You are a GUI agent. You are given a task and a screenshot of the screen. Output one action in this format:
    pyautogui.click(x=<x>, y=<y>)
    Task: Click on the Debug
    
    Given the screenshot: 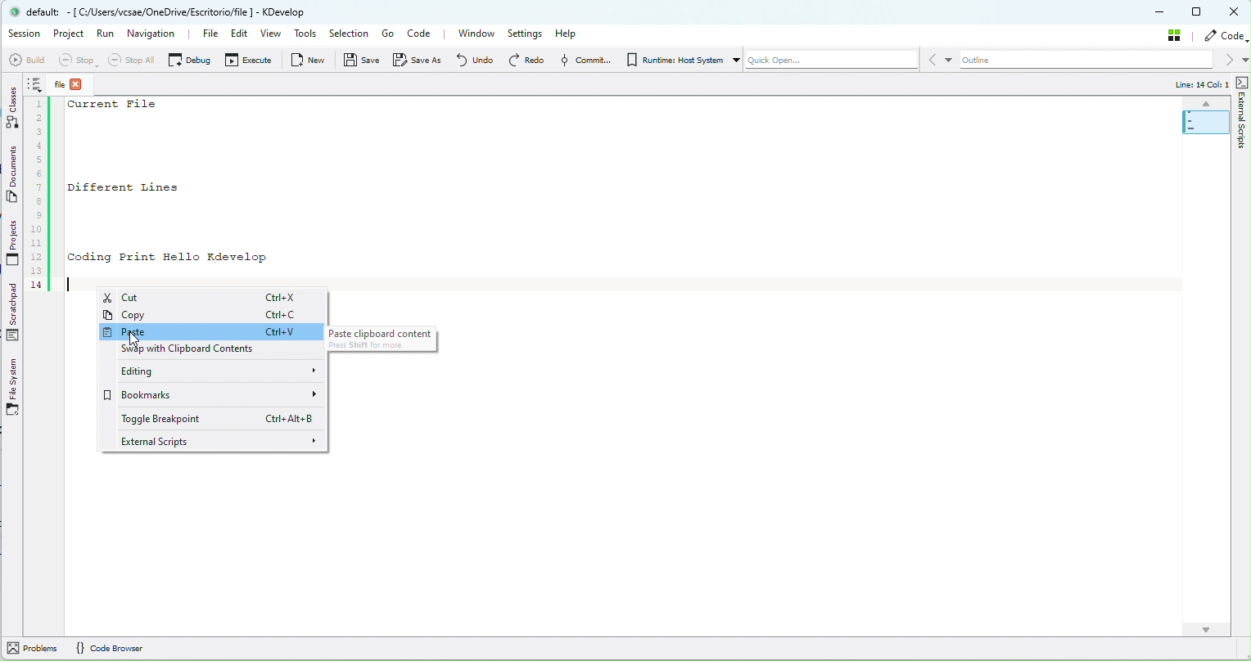 What is the action you would take?
    pyautogui.click(x=189, y=59)
    